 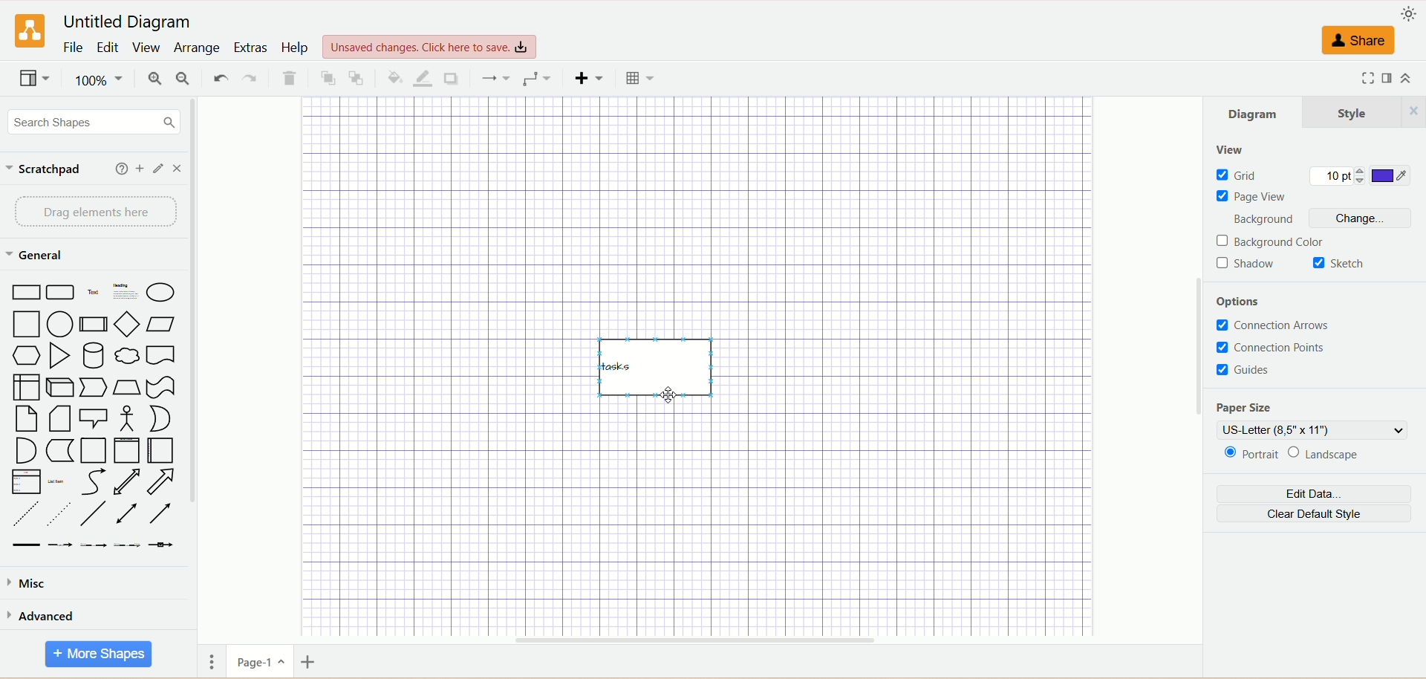 I want to click on Curved Arrow, so click(x=93, y=483).